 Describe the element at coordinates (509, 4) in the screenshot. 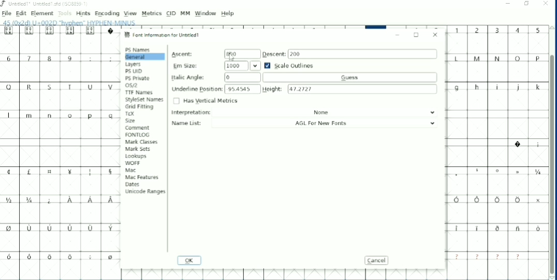

I see `Minimize` at that location.